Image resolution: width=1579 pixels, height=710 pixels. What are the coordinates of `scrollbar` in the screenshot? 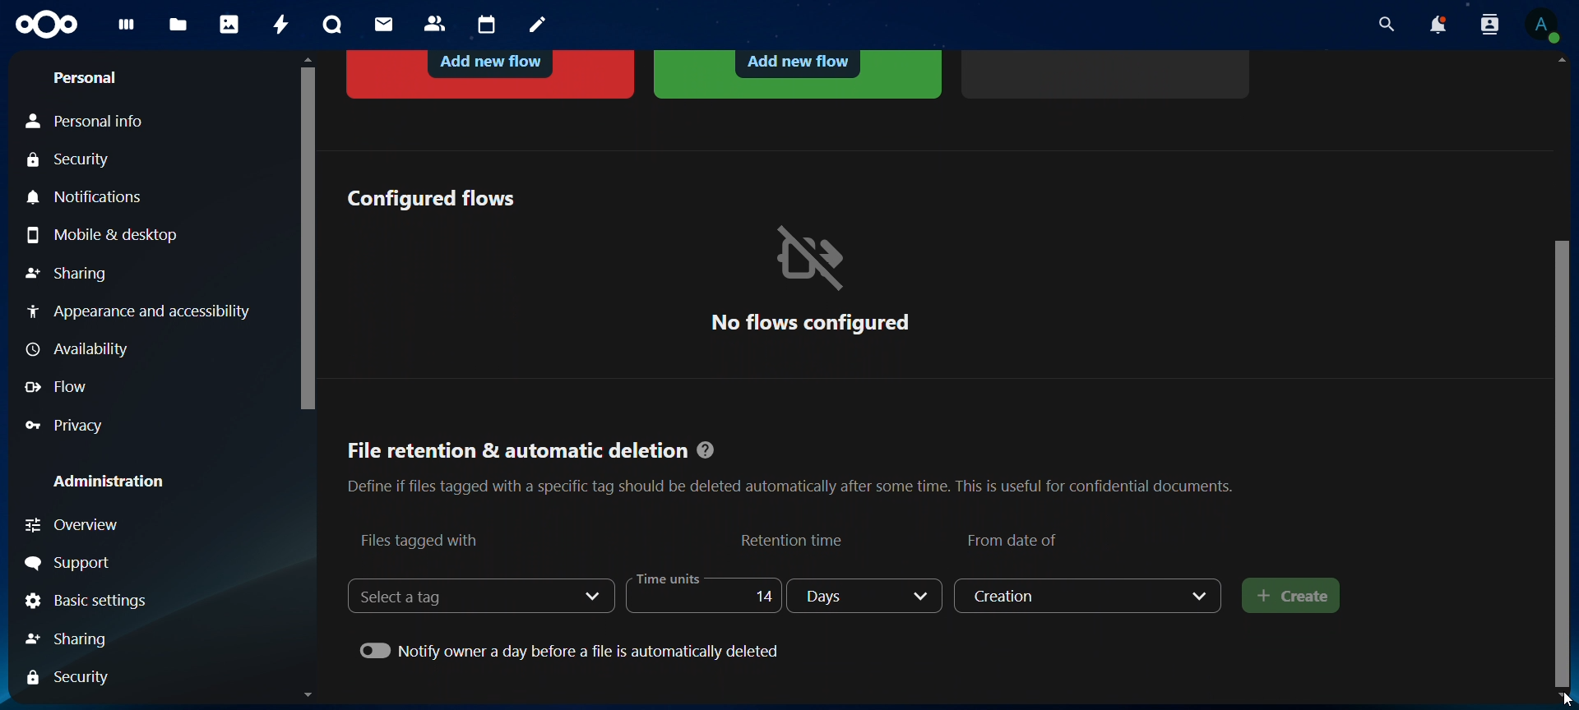 It's located at (1565, 459).